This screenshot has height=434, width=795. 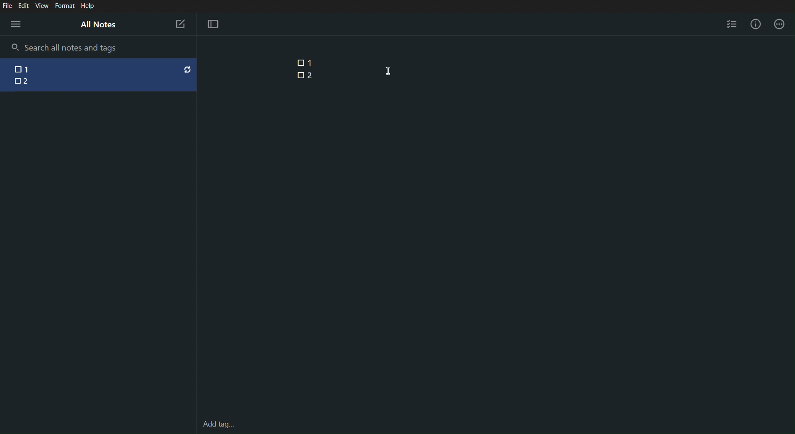 What do you see at coordinates (732, 23) in the screenshot?
I see `Checklist` at bounding box center [732, 23].